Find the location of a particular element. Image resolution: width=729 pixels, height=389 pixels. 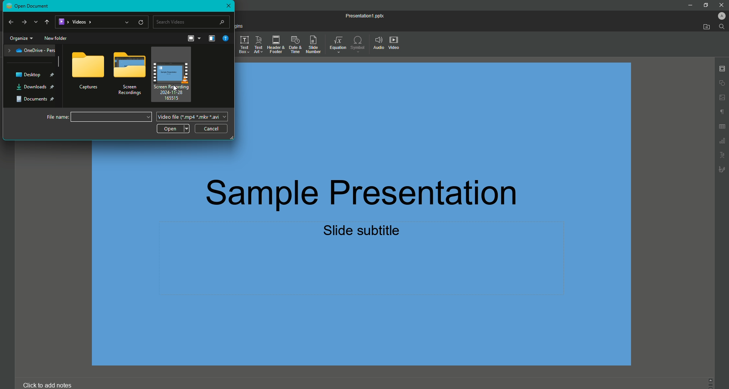

Forward is located at coordinates (23, 20).